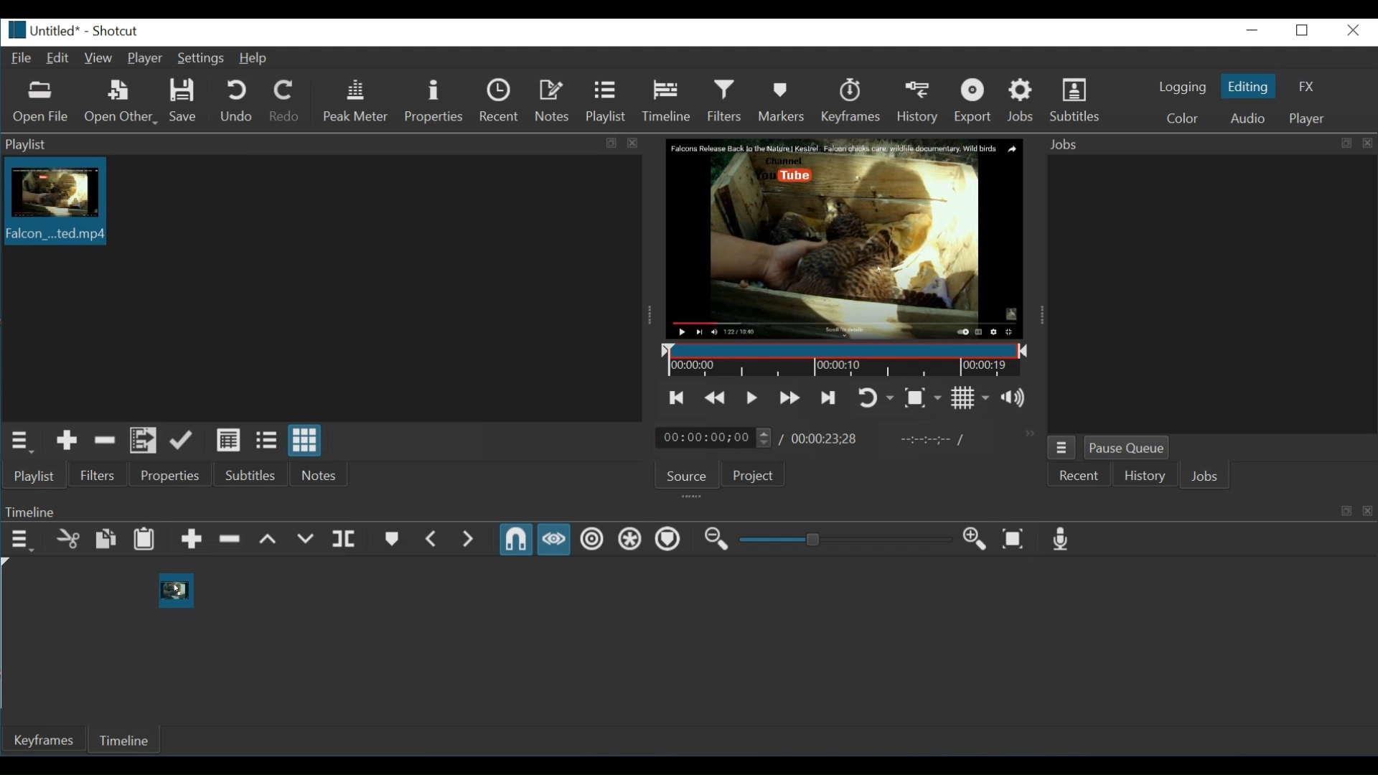 The width and height of the screenshot is (1378, 775). Describe the element at coordinates (1209, 144) in the screenshot. I see `Jobs Panel` at that location.